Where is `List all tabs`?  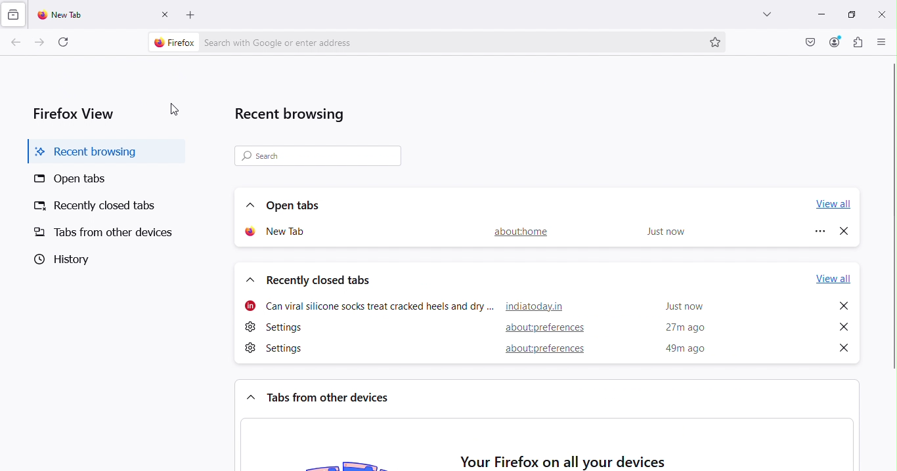 List all tabs is located at coordinates (764, 14).